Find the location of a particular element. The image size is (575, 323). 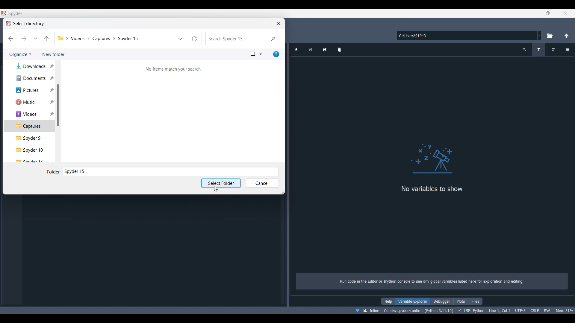

Recent locations  is located at coordinates (35, 38).